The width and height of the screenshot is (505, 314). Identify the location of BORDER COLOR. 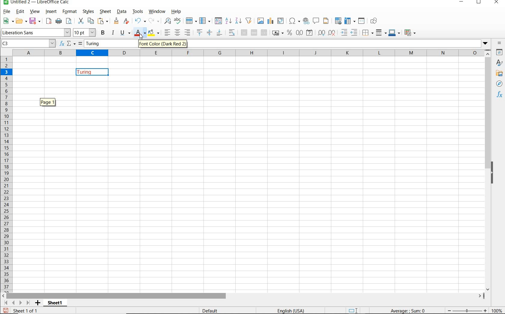
(394, 33).